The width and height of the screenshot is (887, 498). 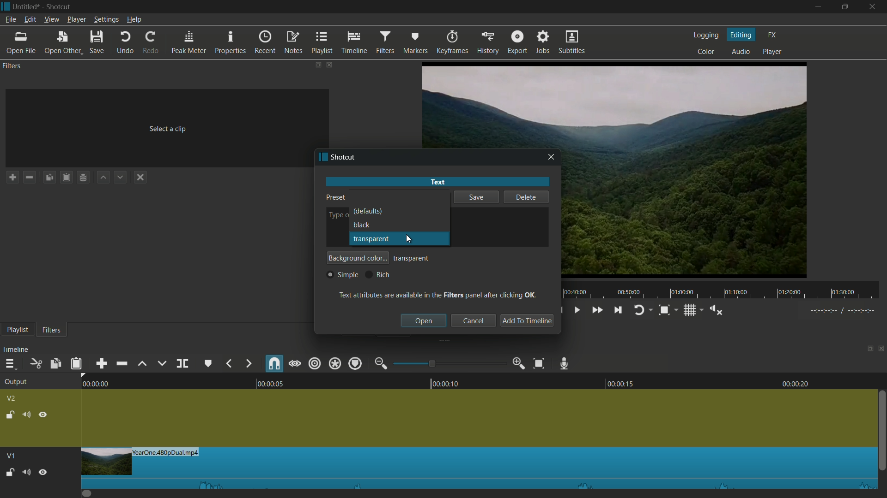 What do you see at coordinates (526, 197) in the screenshot?
I see `delete` at bounding box center [526, 197].